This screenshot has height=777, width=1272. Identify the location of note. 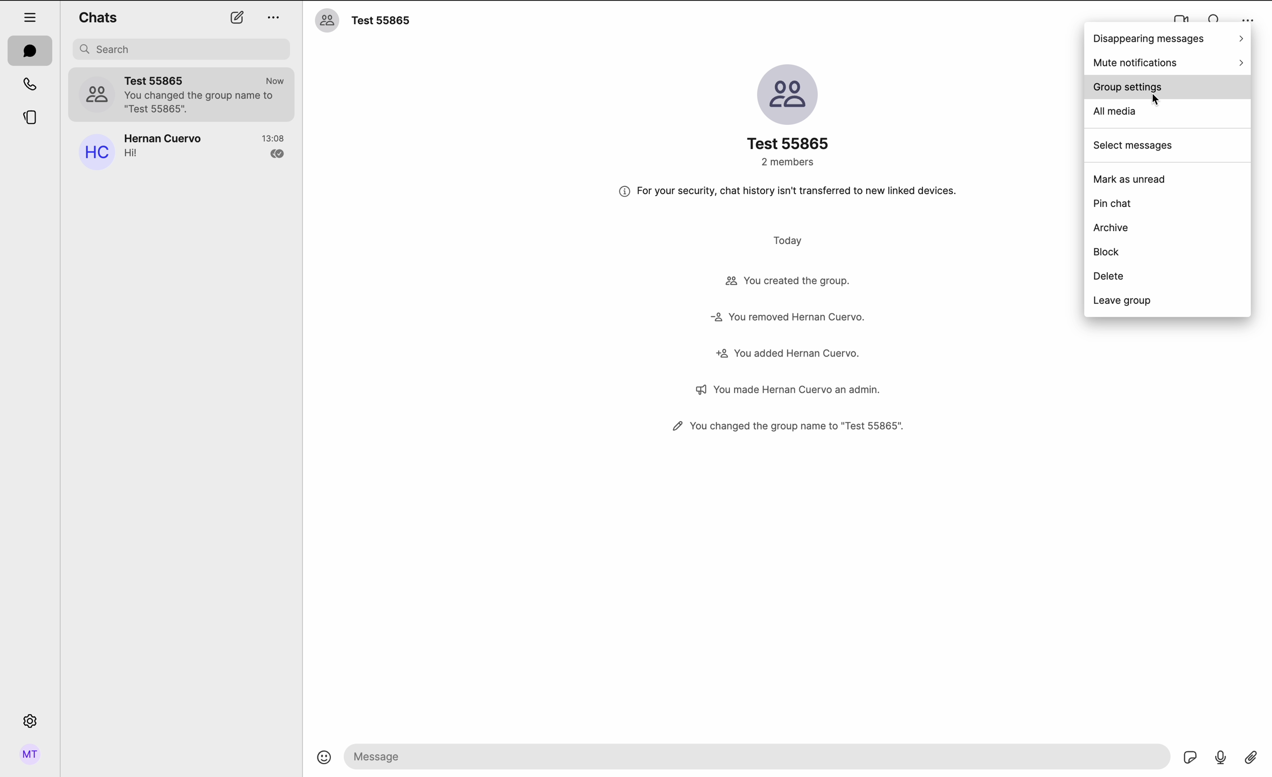
(783, 191).